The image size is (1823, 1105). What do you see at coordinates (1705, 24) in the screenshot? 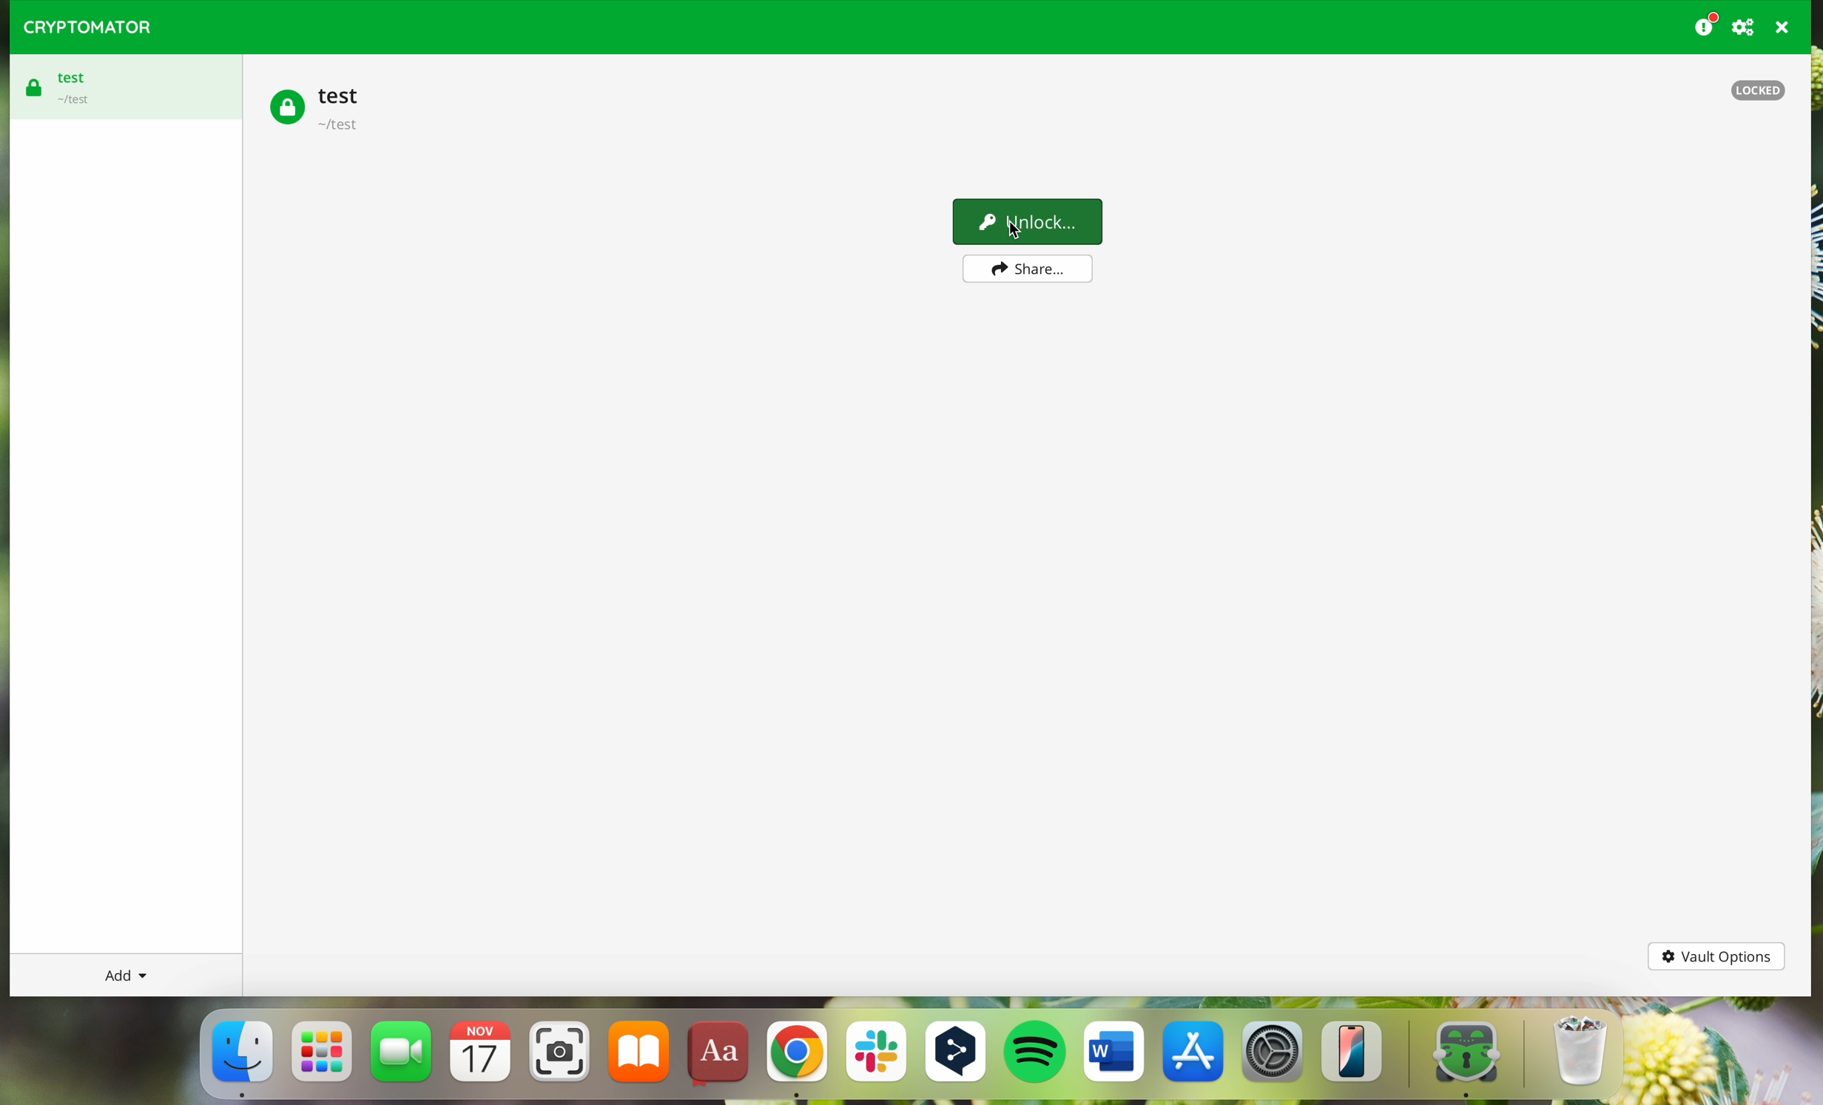
I see `donating button` at bounding box center [1705, 24].